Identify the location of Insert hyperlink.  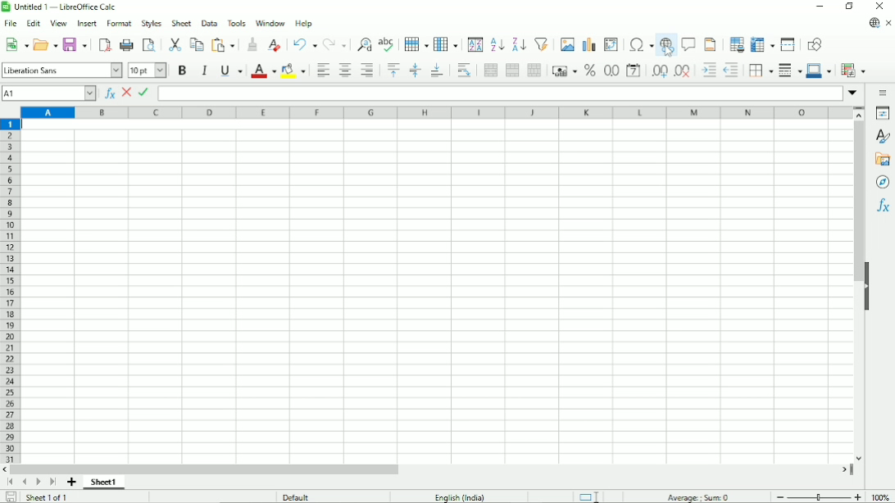
(666, 46).